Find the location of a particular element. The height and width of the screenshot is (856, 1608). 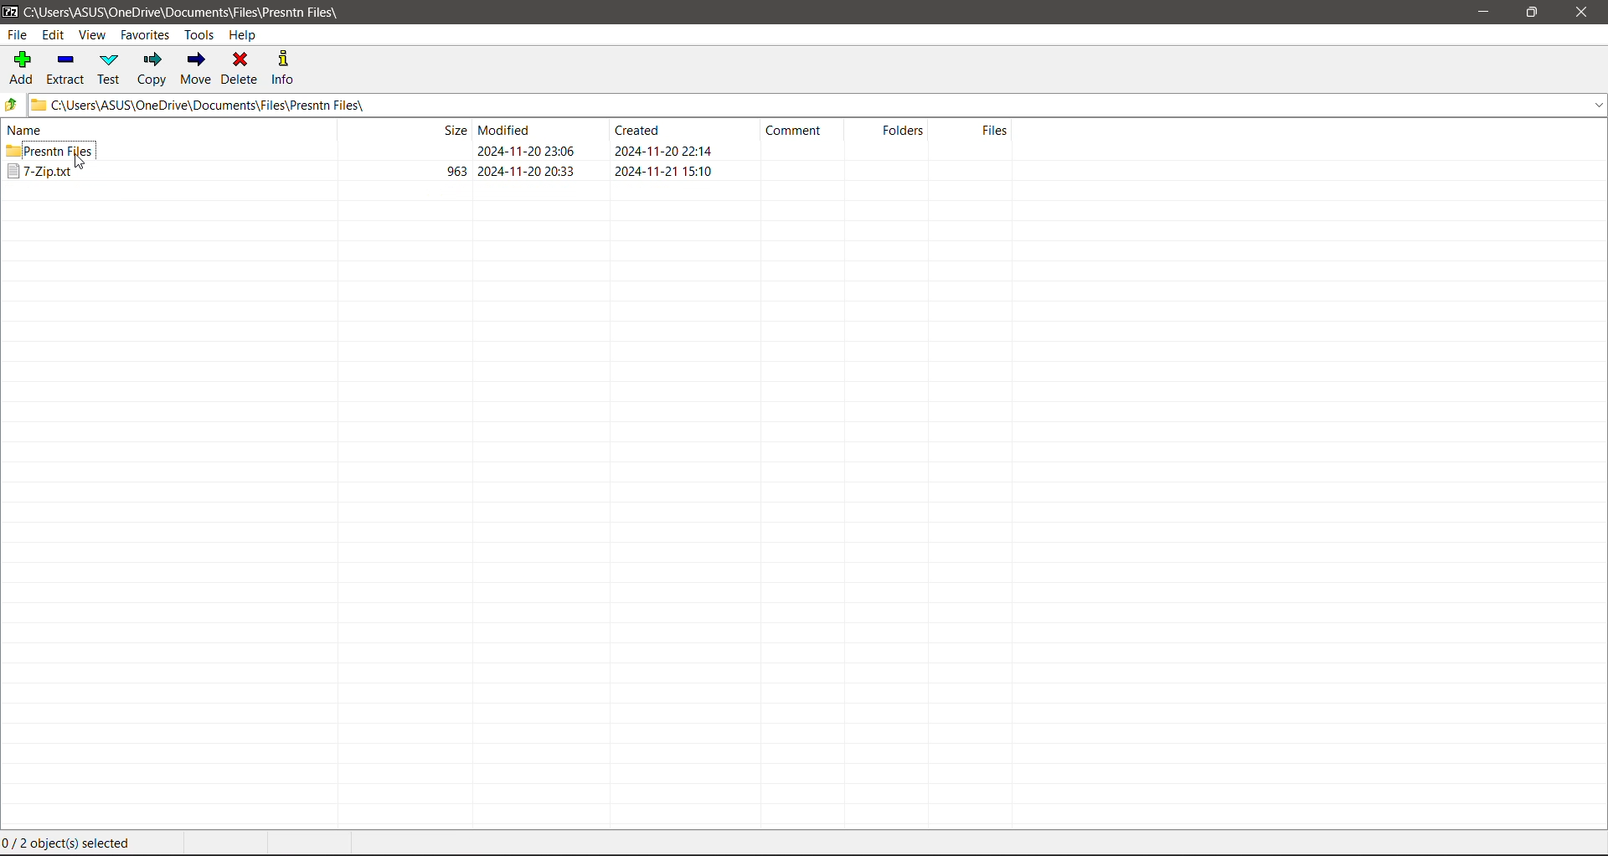

cursor is located at coordinates (75, 161).